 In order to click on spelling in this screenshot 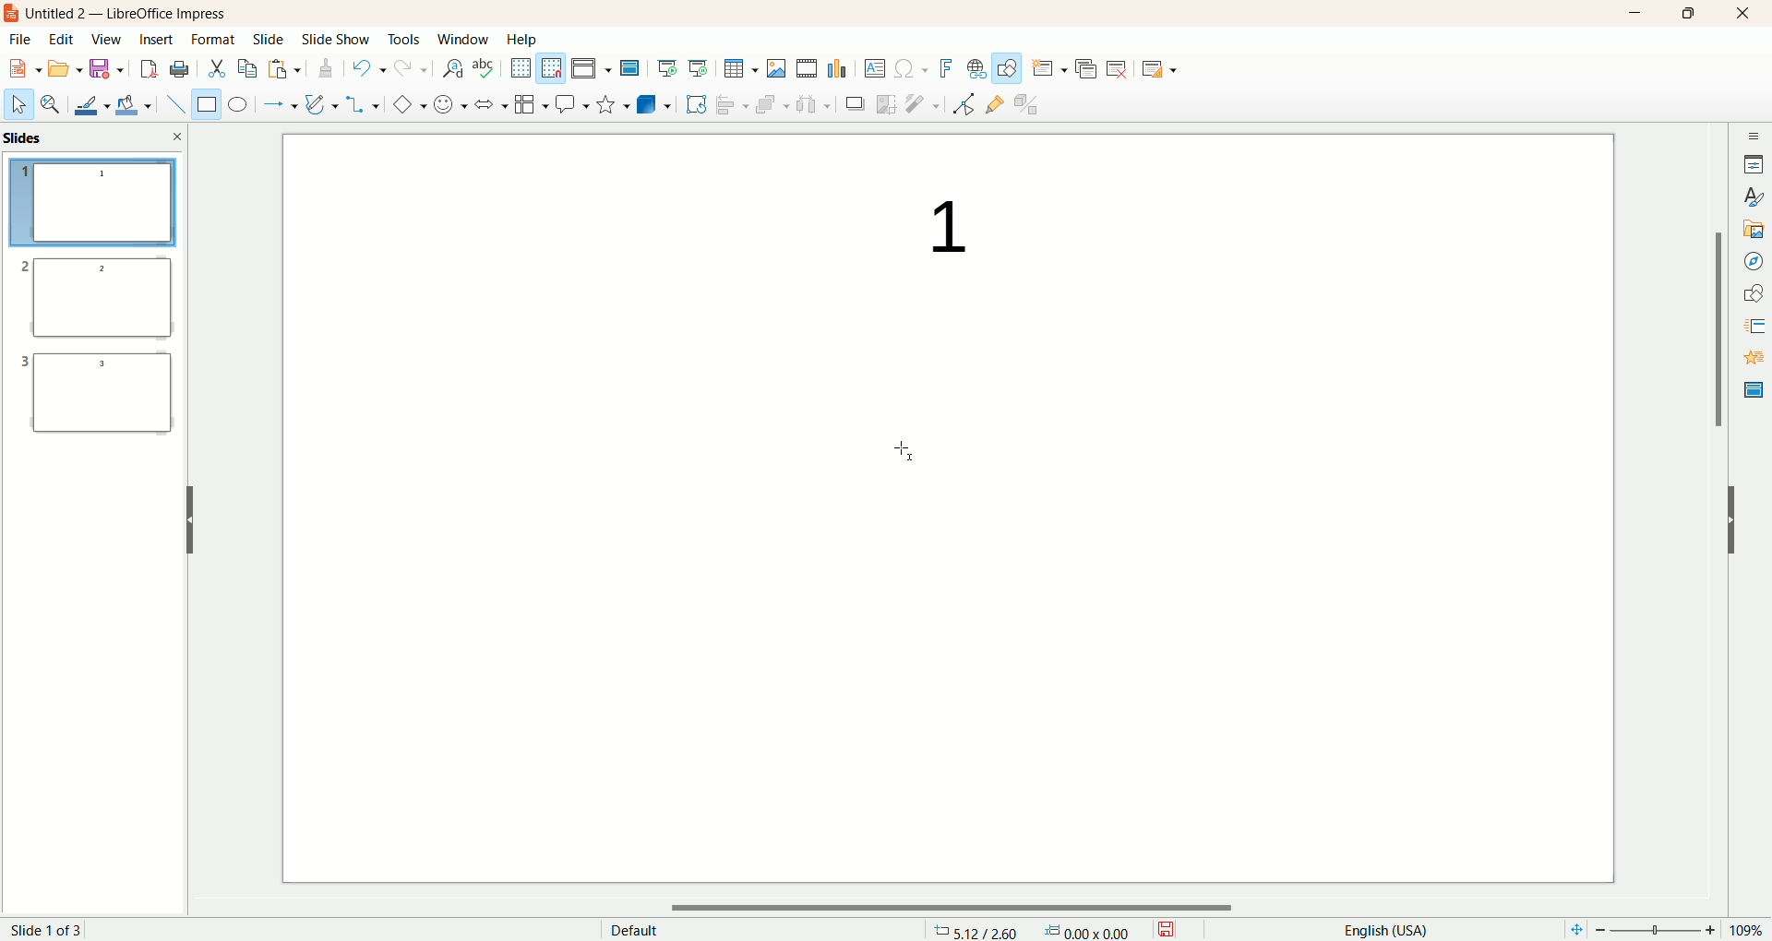, I will do `click(485, 68)`.